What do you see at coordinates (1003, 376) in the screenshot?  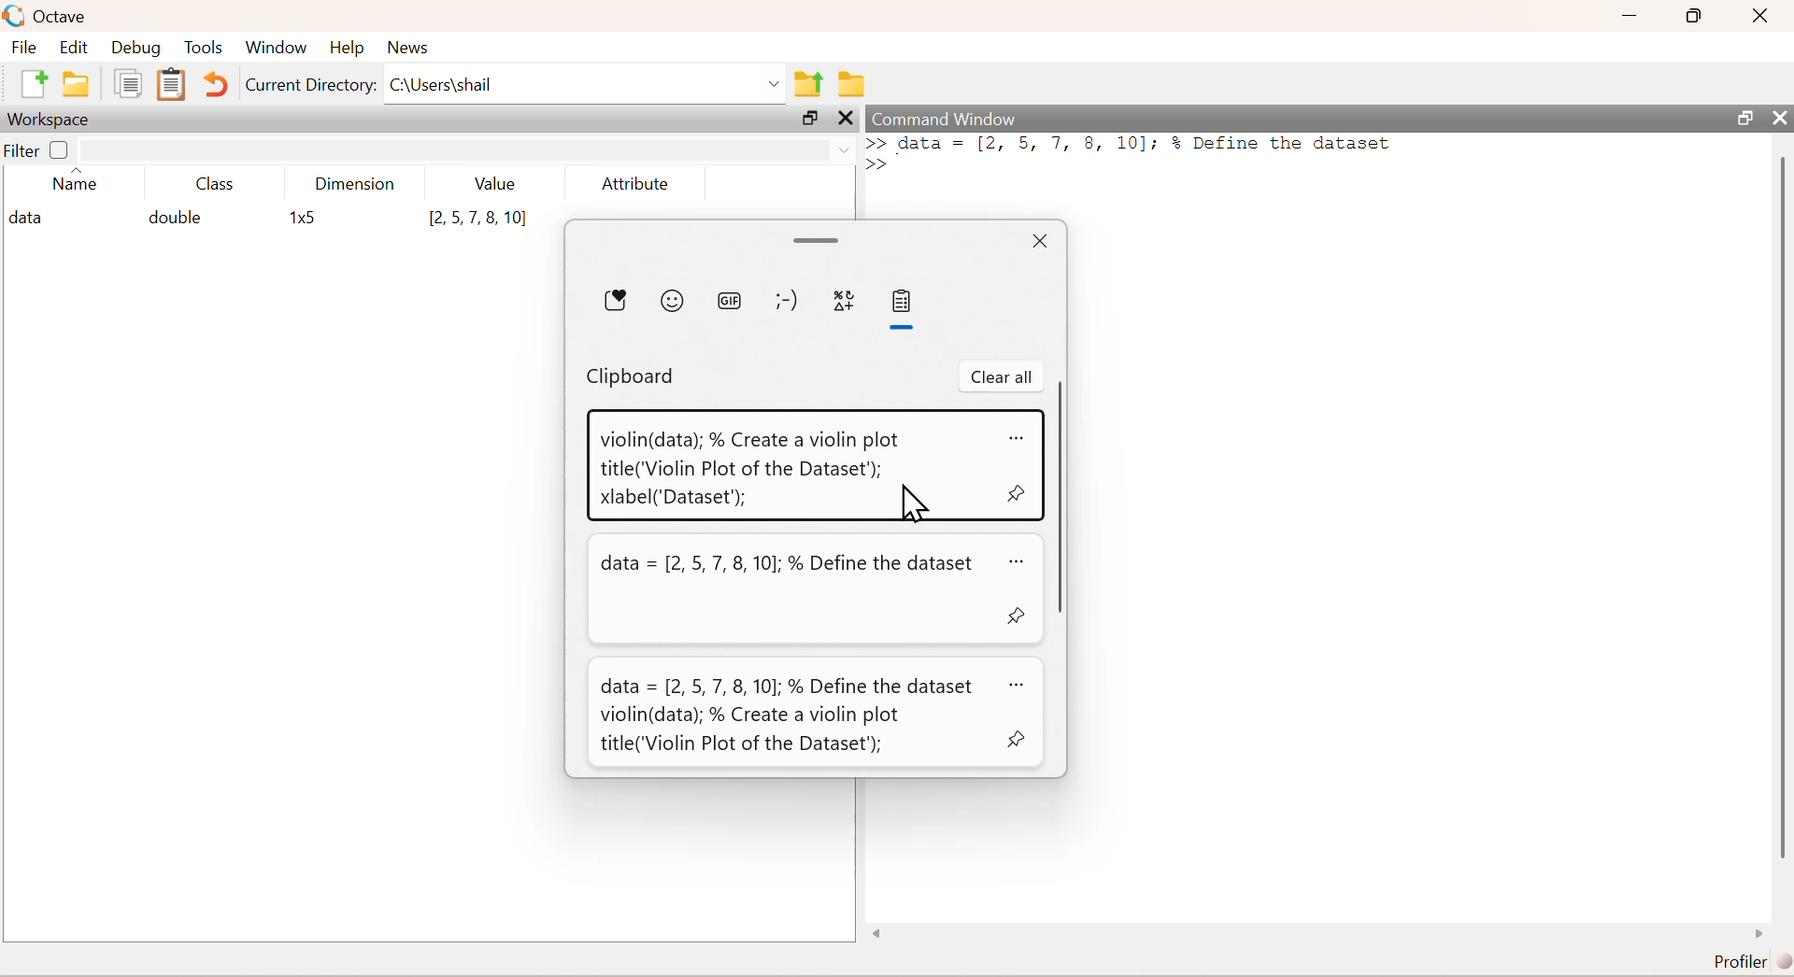 I see `Clear all` at bounding box center [1003, 376].